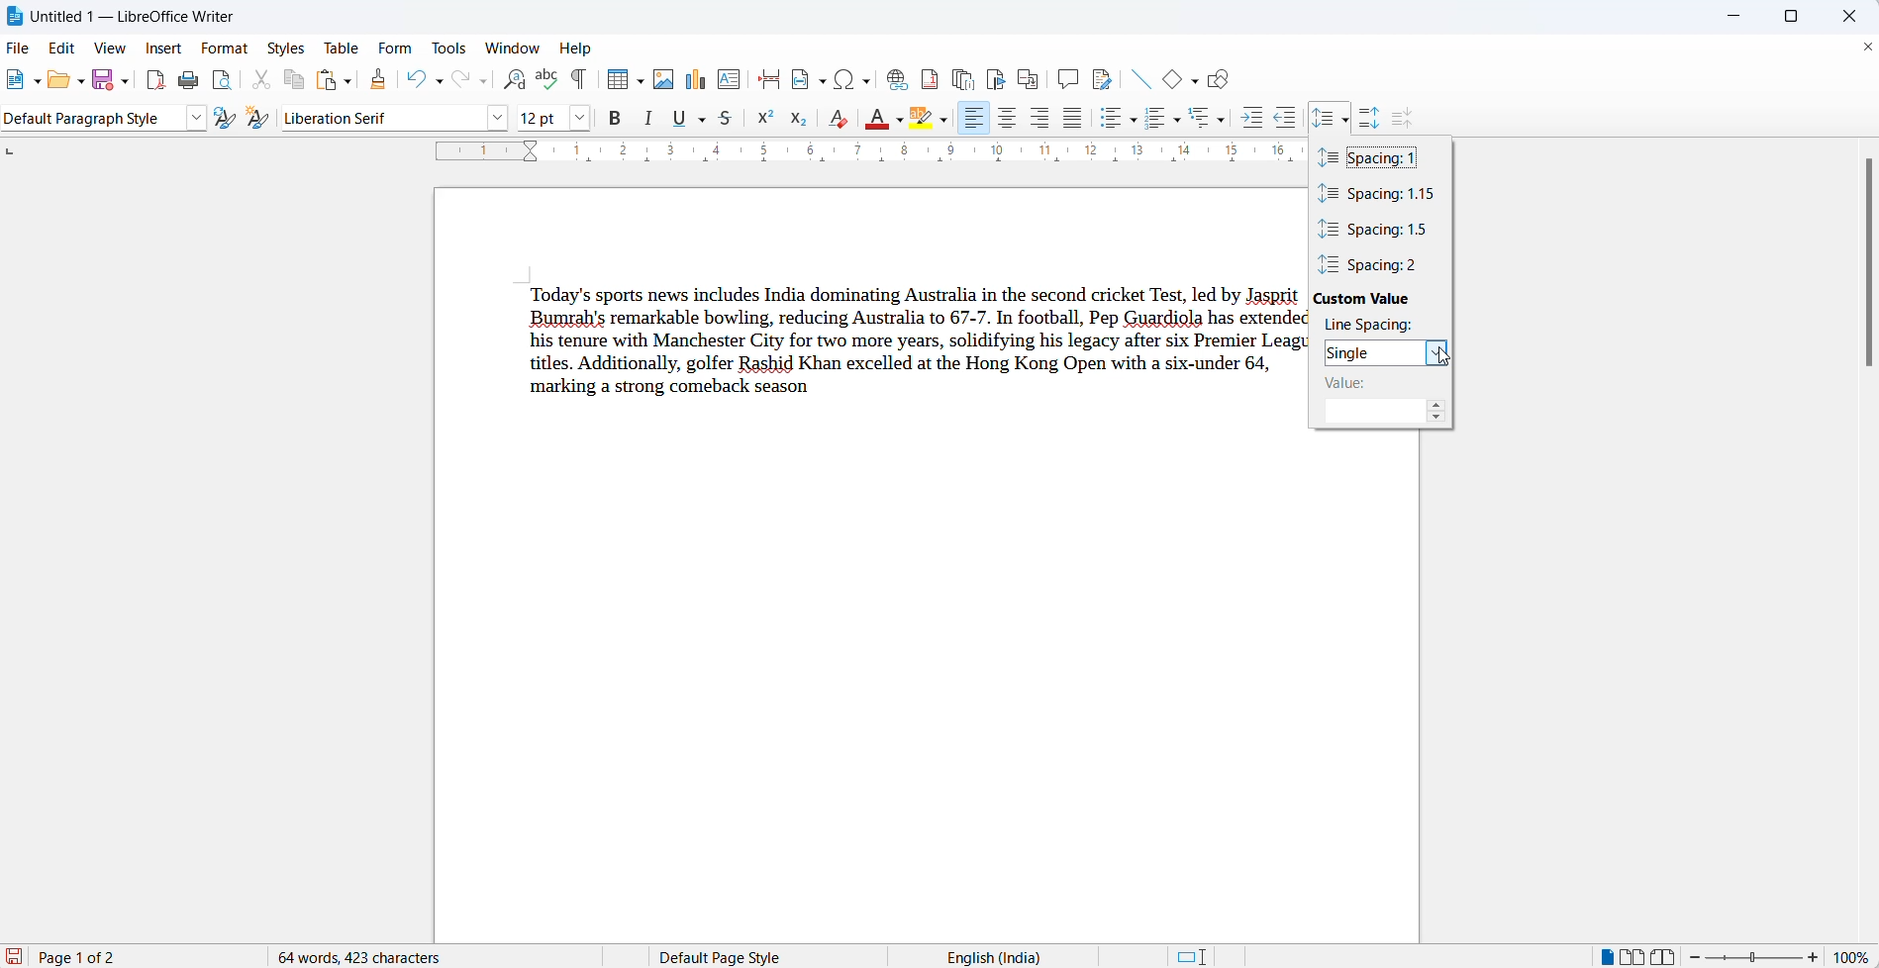 The height and width of the screenshot is (968, 1879). What do you see at coordinates (1814, 955) in the screenshot?
I see `increase zoom` at bounding box center [1814, 955].